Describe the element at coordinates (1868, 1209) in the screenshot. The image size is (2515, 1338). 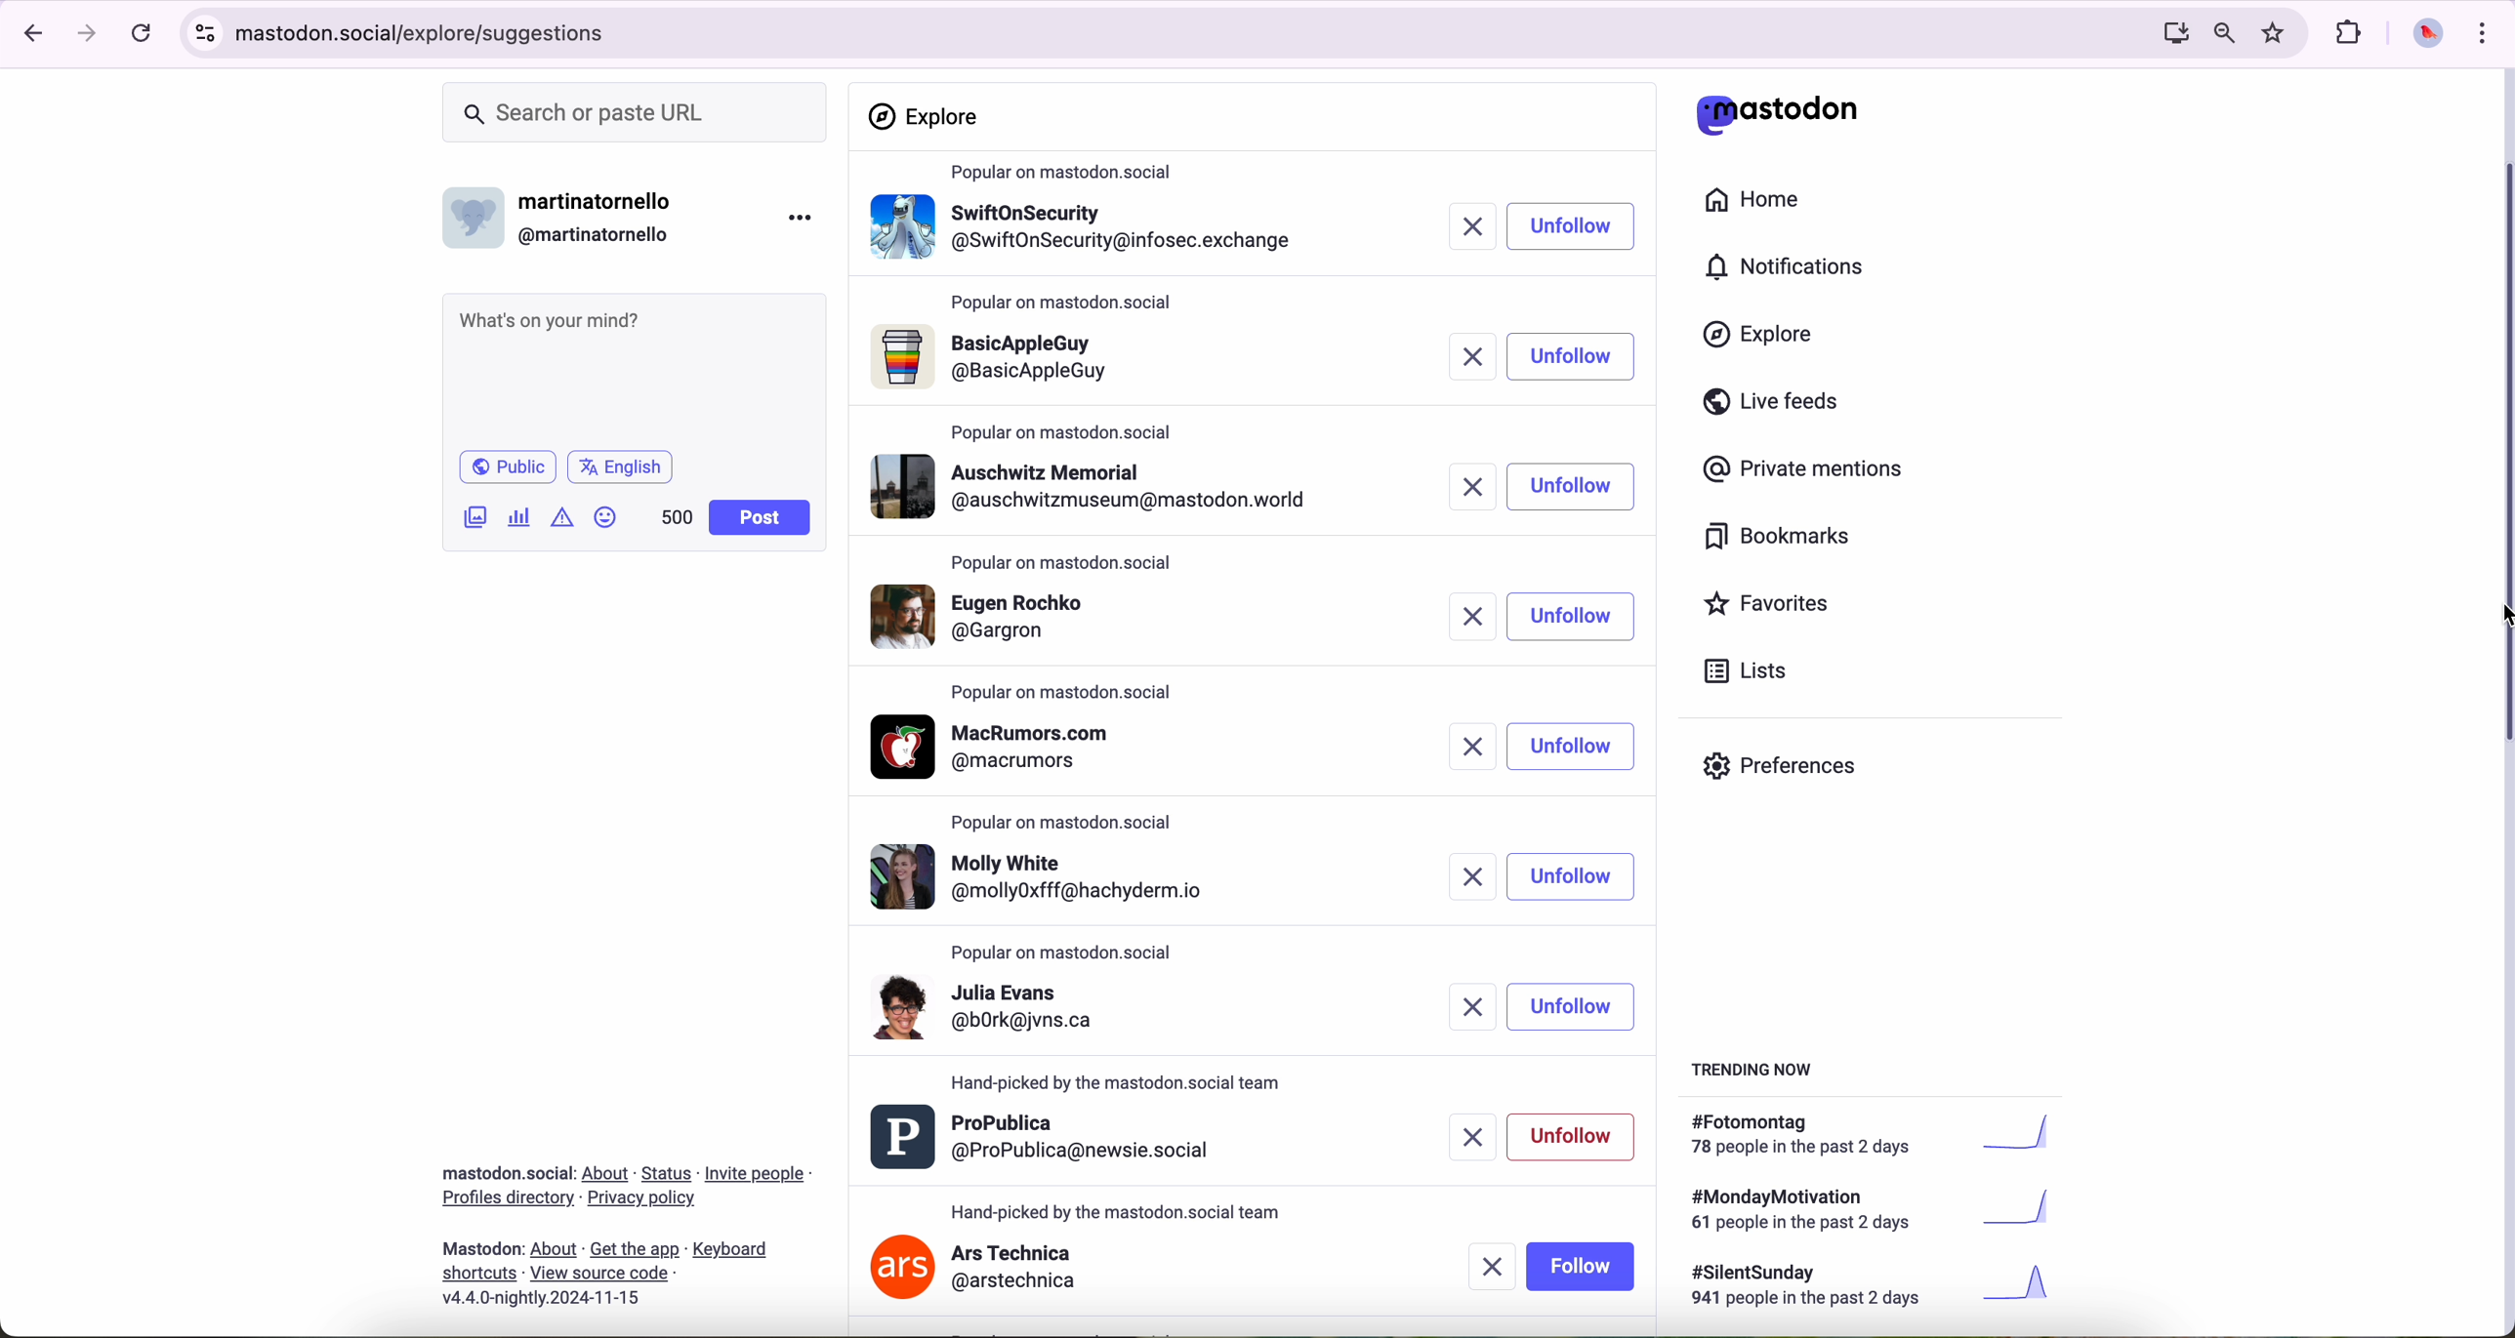
I see `#mondaymotivation` at that location.